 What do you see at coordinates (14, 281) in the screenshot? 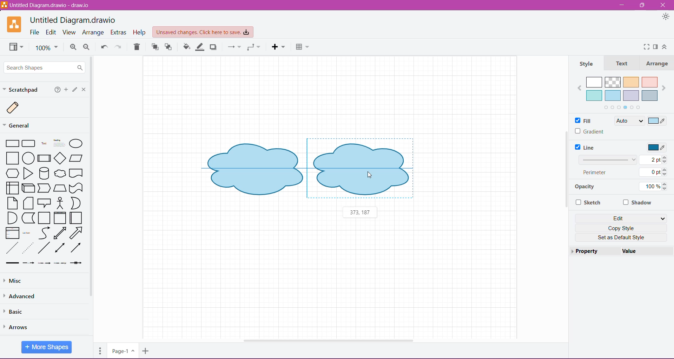
I see `Misc` at bounding box center [14, 281].